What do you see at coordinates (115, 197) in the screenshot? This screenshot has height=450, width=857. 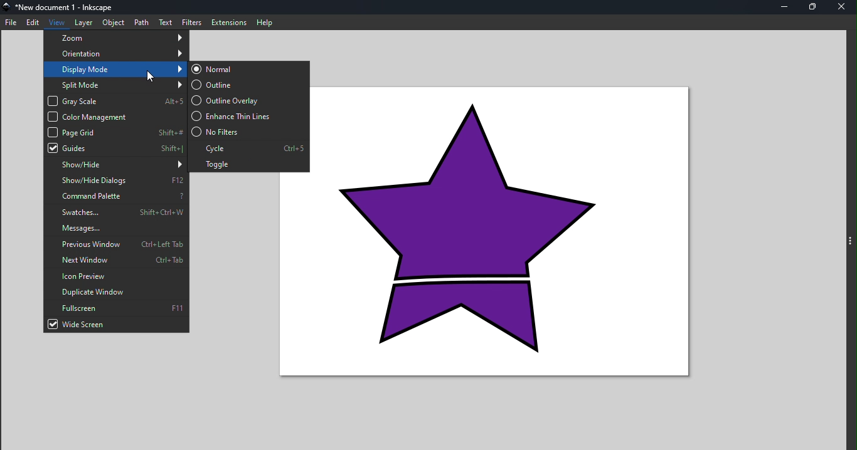 I see `Command palette` at bounding box center [115, 197].